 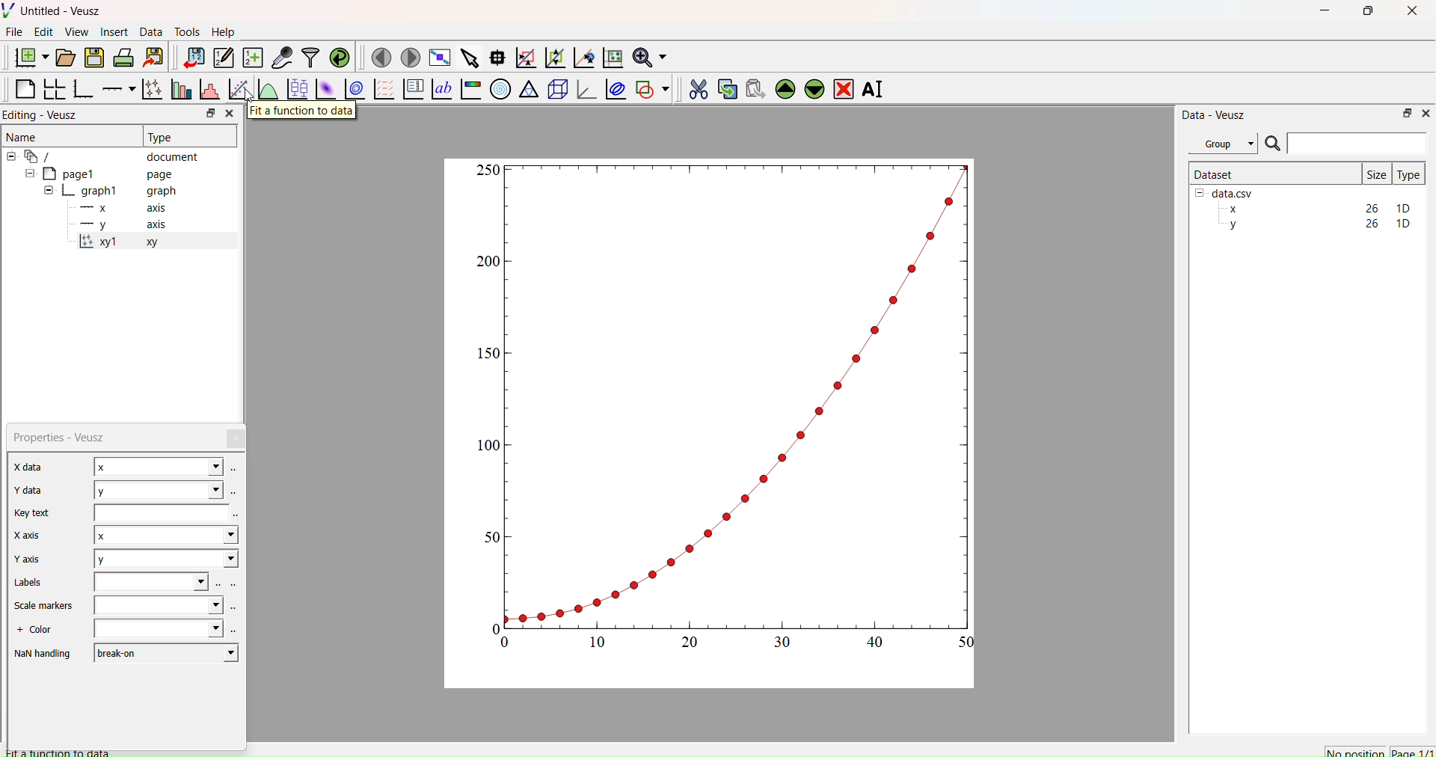 I want to click on Arrange graphs in grid, so click(x=54, y=91).